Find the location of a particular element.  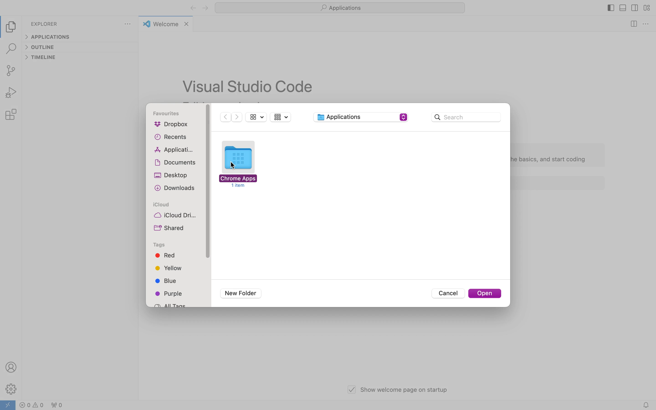

all tags is located at coordinates (172, 304).